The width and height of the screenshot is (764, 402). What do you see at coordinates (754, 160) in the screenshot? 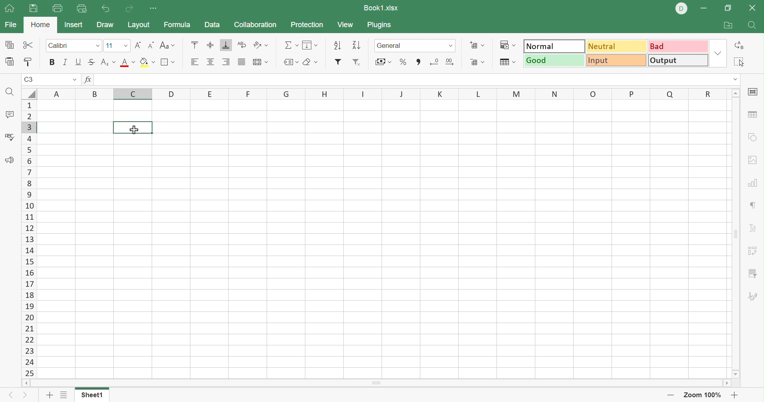
I see `Image settings` at bounding box center [754, 160].